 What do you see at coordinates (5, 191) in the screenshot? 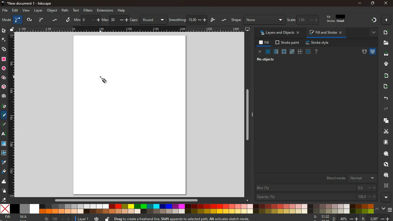
I see `spray` at bounding box center [5, 191].